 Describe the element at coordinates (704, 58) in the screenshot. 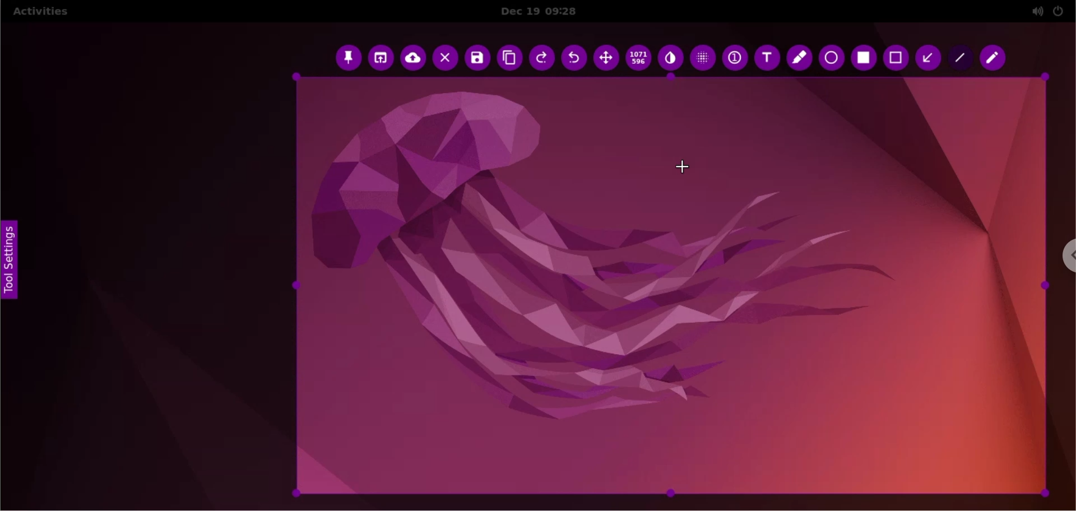

I see `pixellete ` at that location.